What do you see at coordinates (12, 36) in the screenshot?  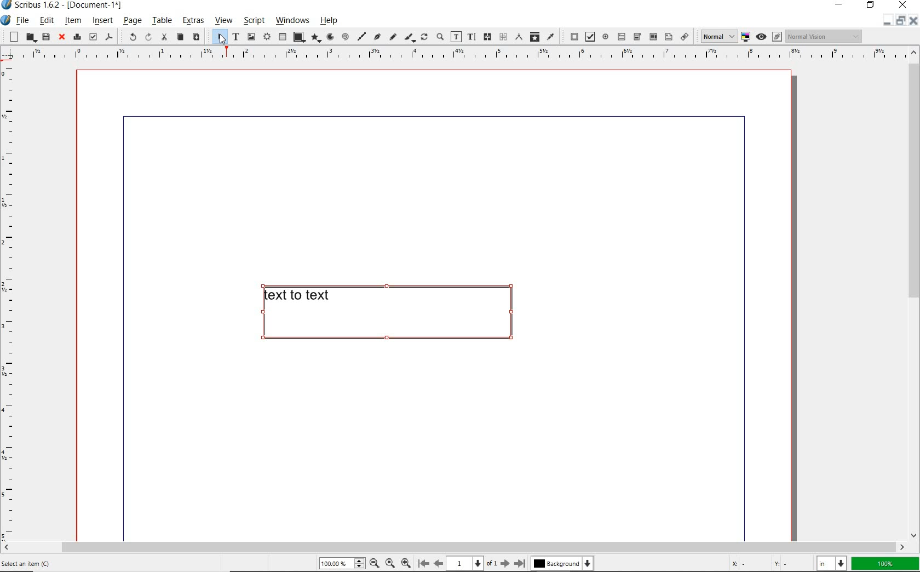 I see `new` at bounding box center [12, 36].